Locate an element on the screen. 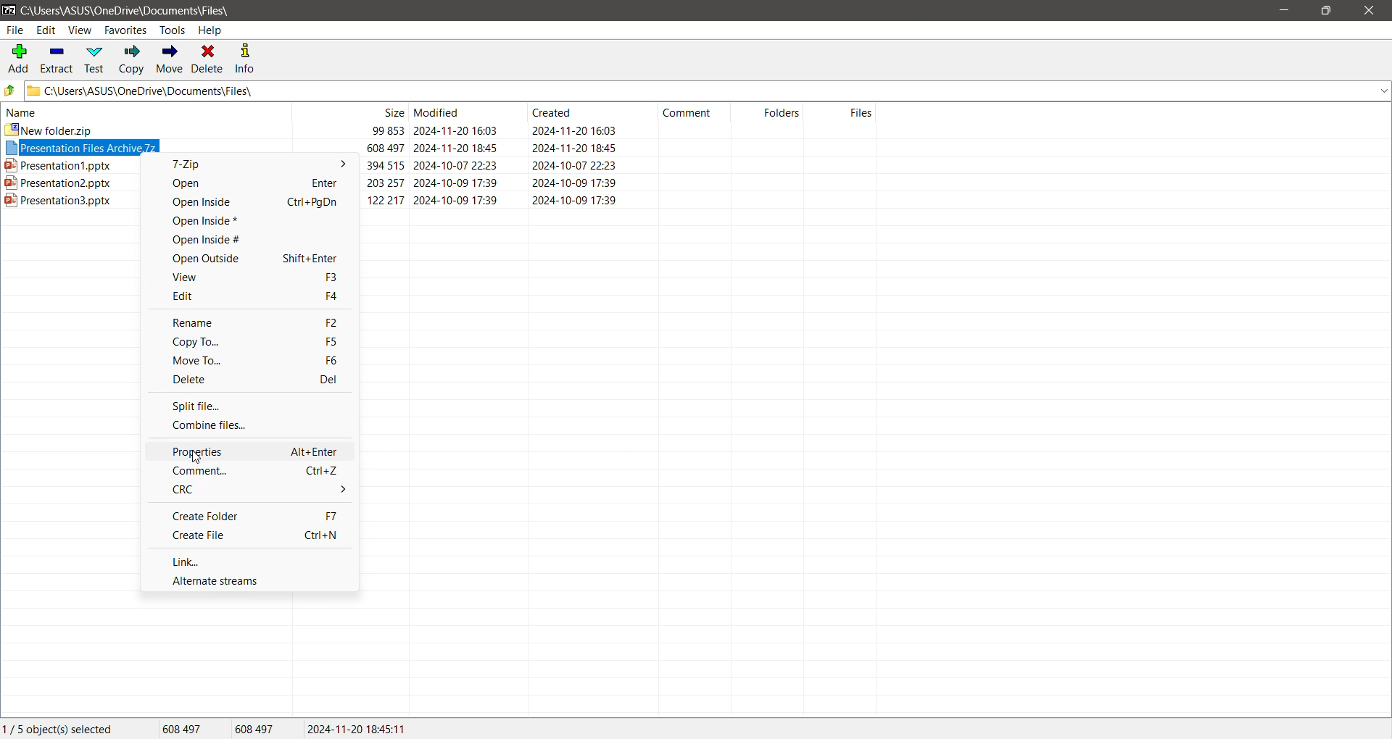  Alt+Enter is located at coordinates (310, 450).